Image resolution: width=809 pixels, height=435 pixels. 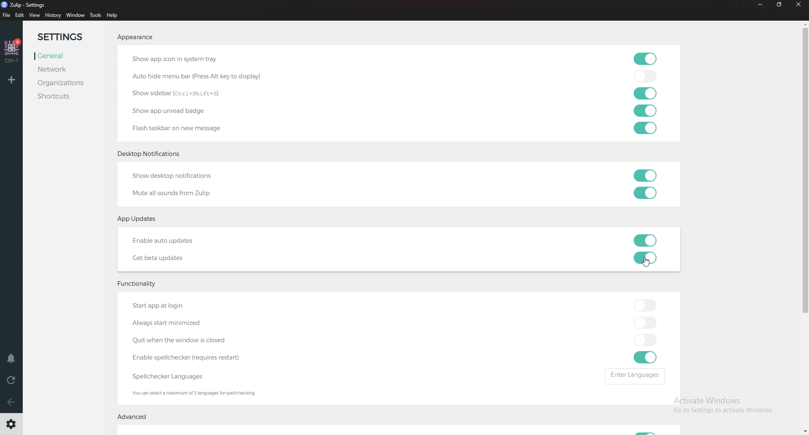 I want to click on Organizations, so click(x=69, y=83).